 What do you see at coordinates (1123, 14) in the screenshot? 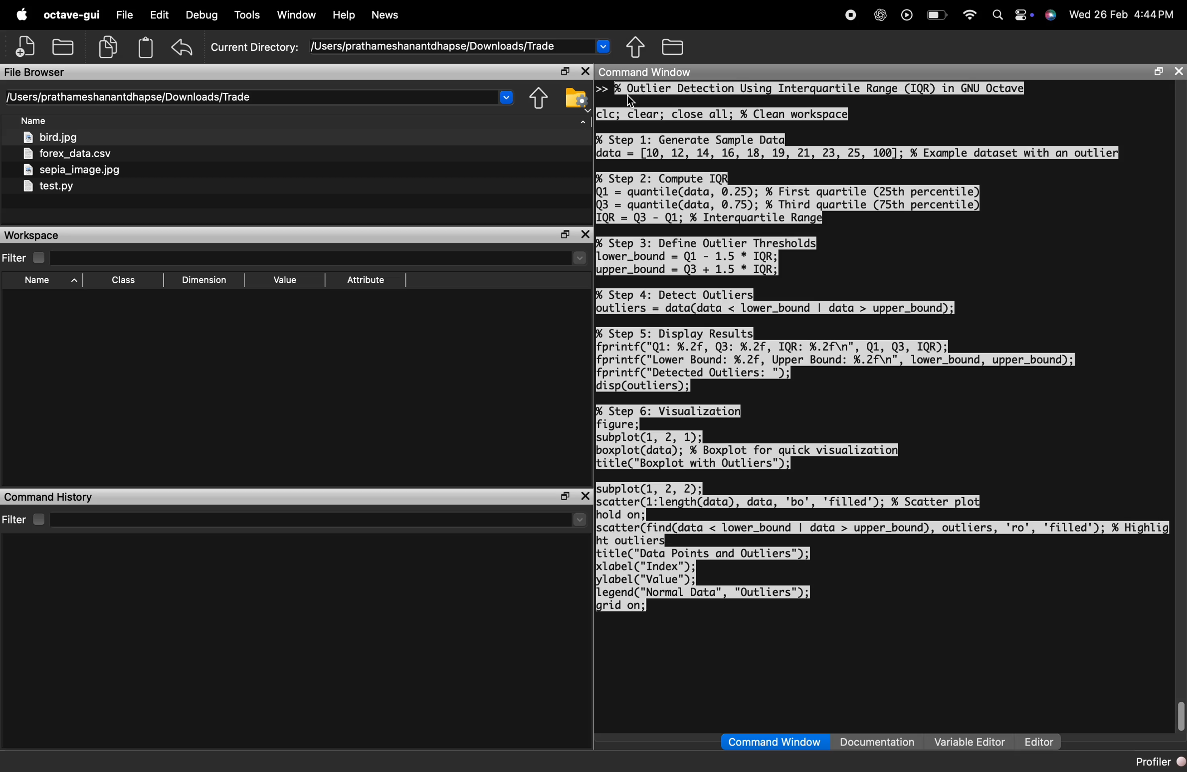
I see `Wed 26 Feb 4:44PM` at bounding box center [1123, 14].